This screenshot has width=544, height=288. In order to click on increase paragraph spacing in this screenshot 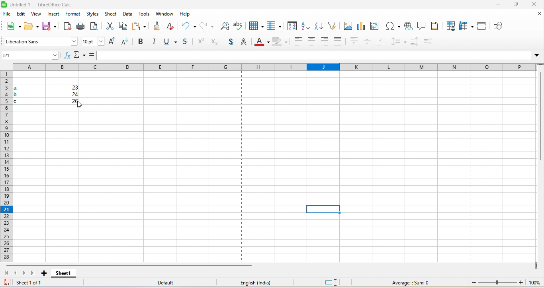, I will do `click(415, 41)`.